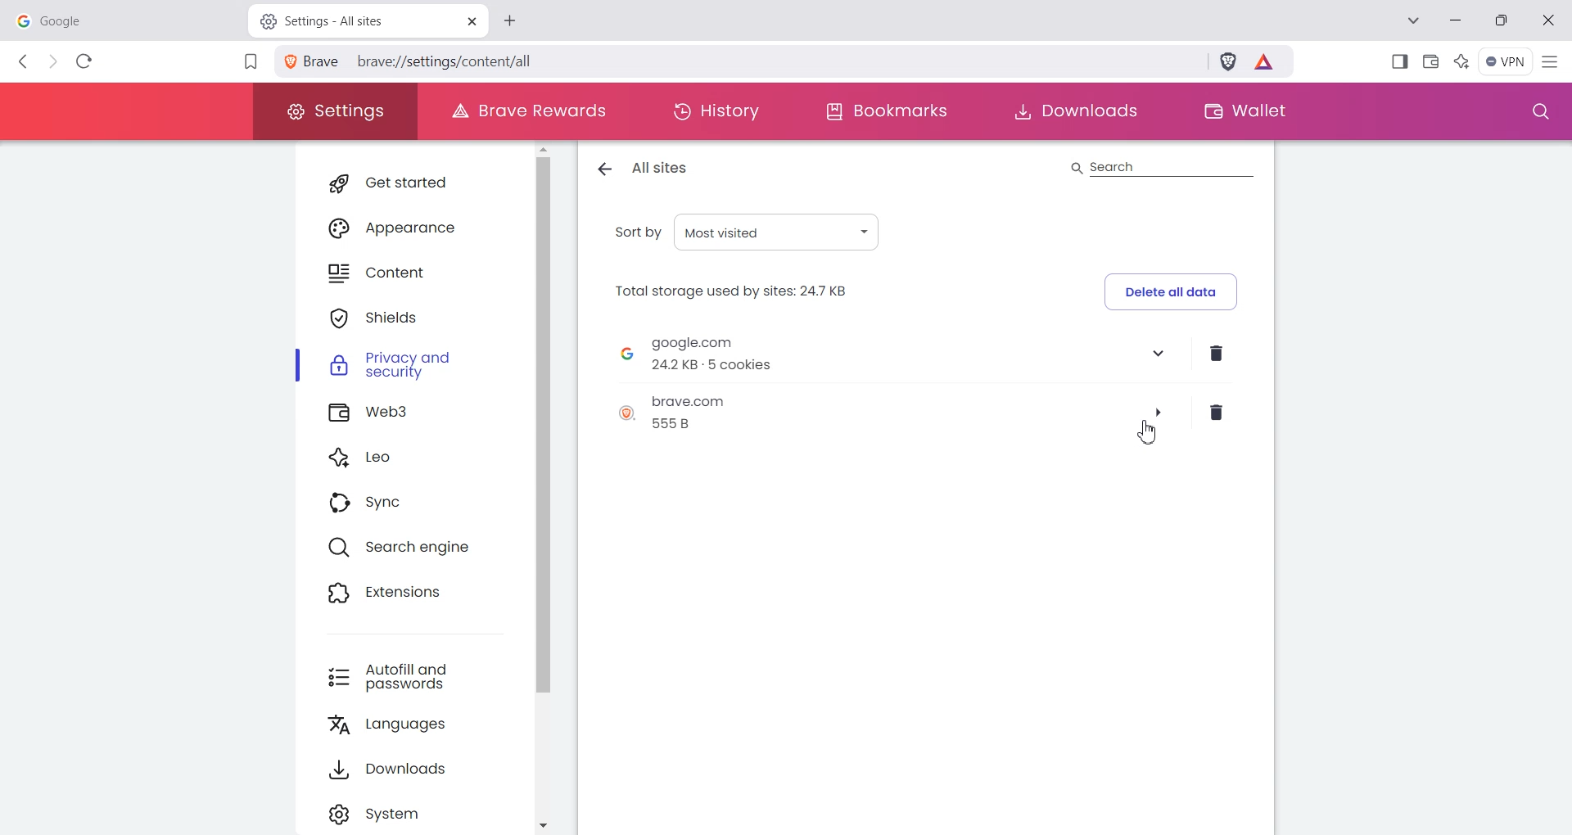 This screenshot has height=835, width=1572. I want to click on View site information, so click(314, 61).